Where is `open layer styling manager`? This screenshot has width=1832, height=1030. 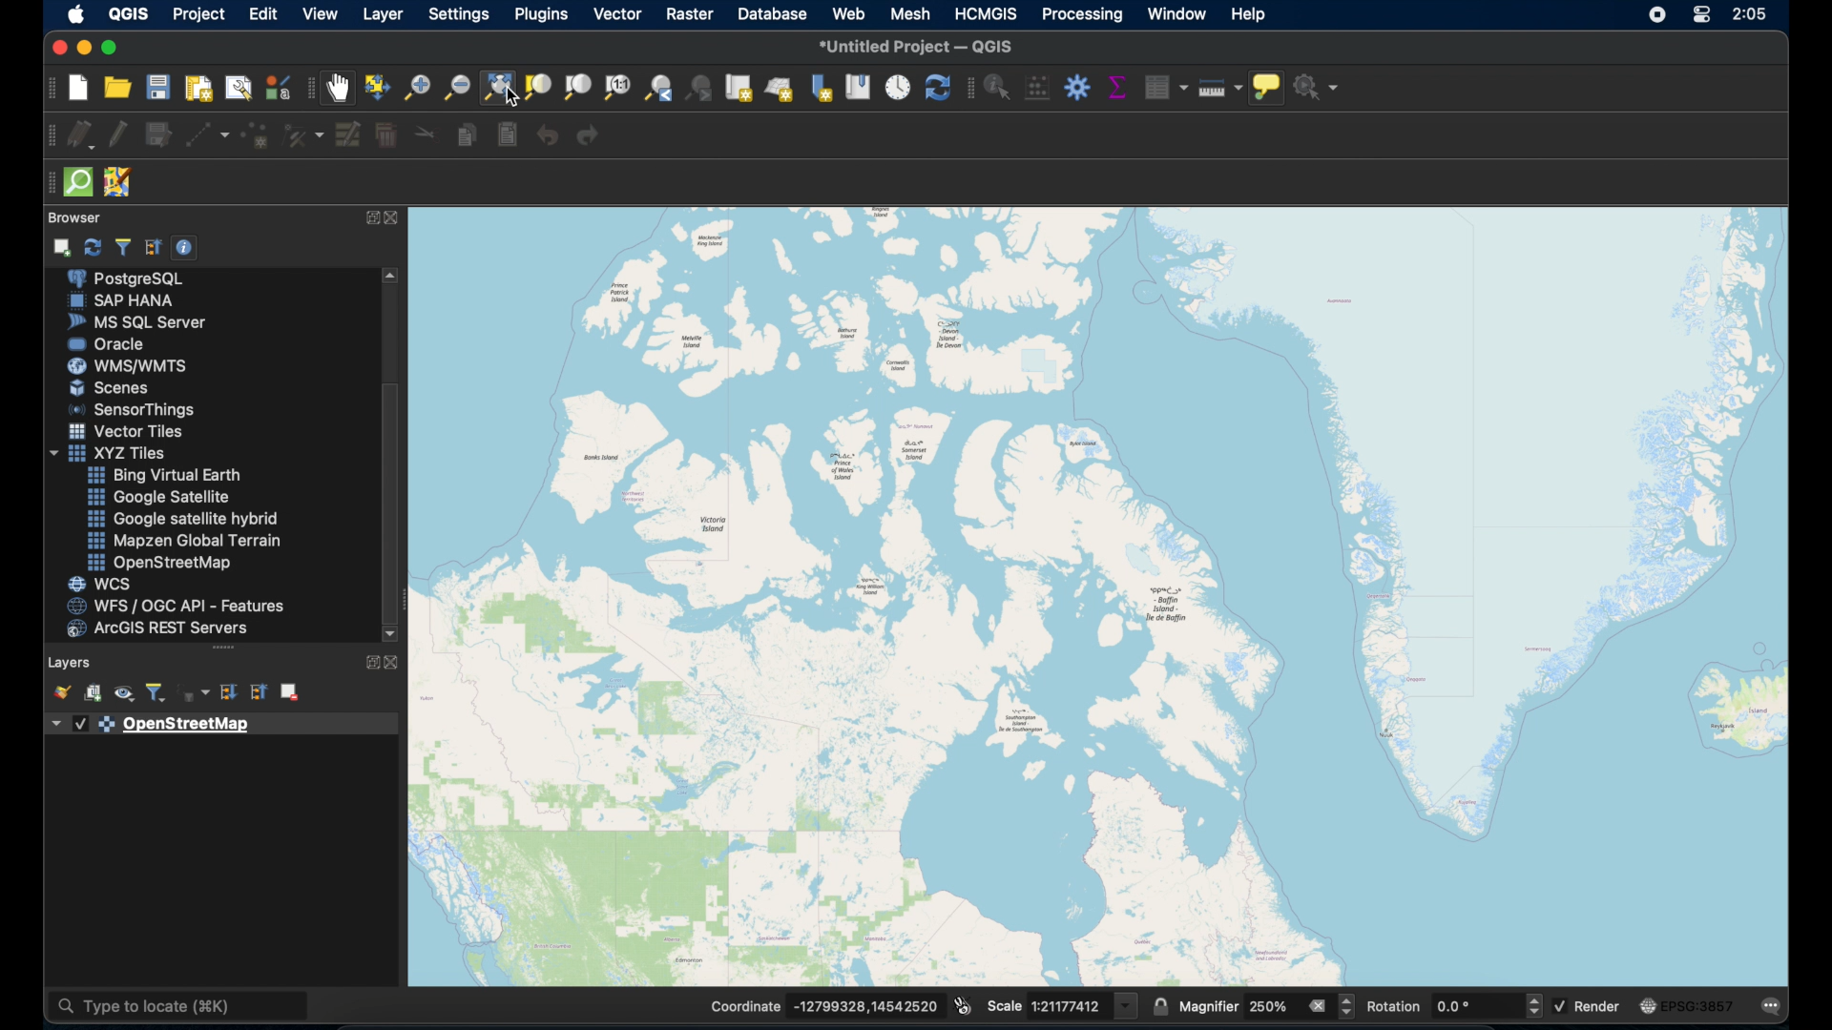
open layer styling manager is located at coordinates (62, 690).